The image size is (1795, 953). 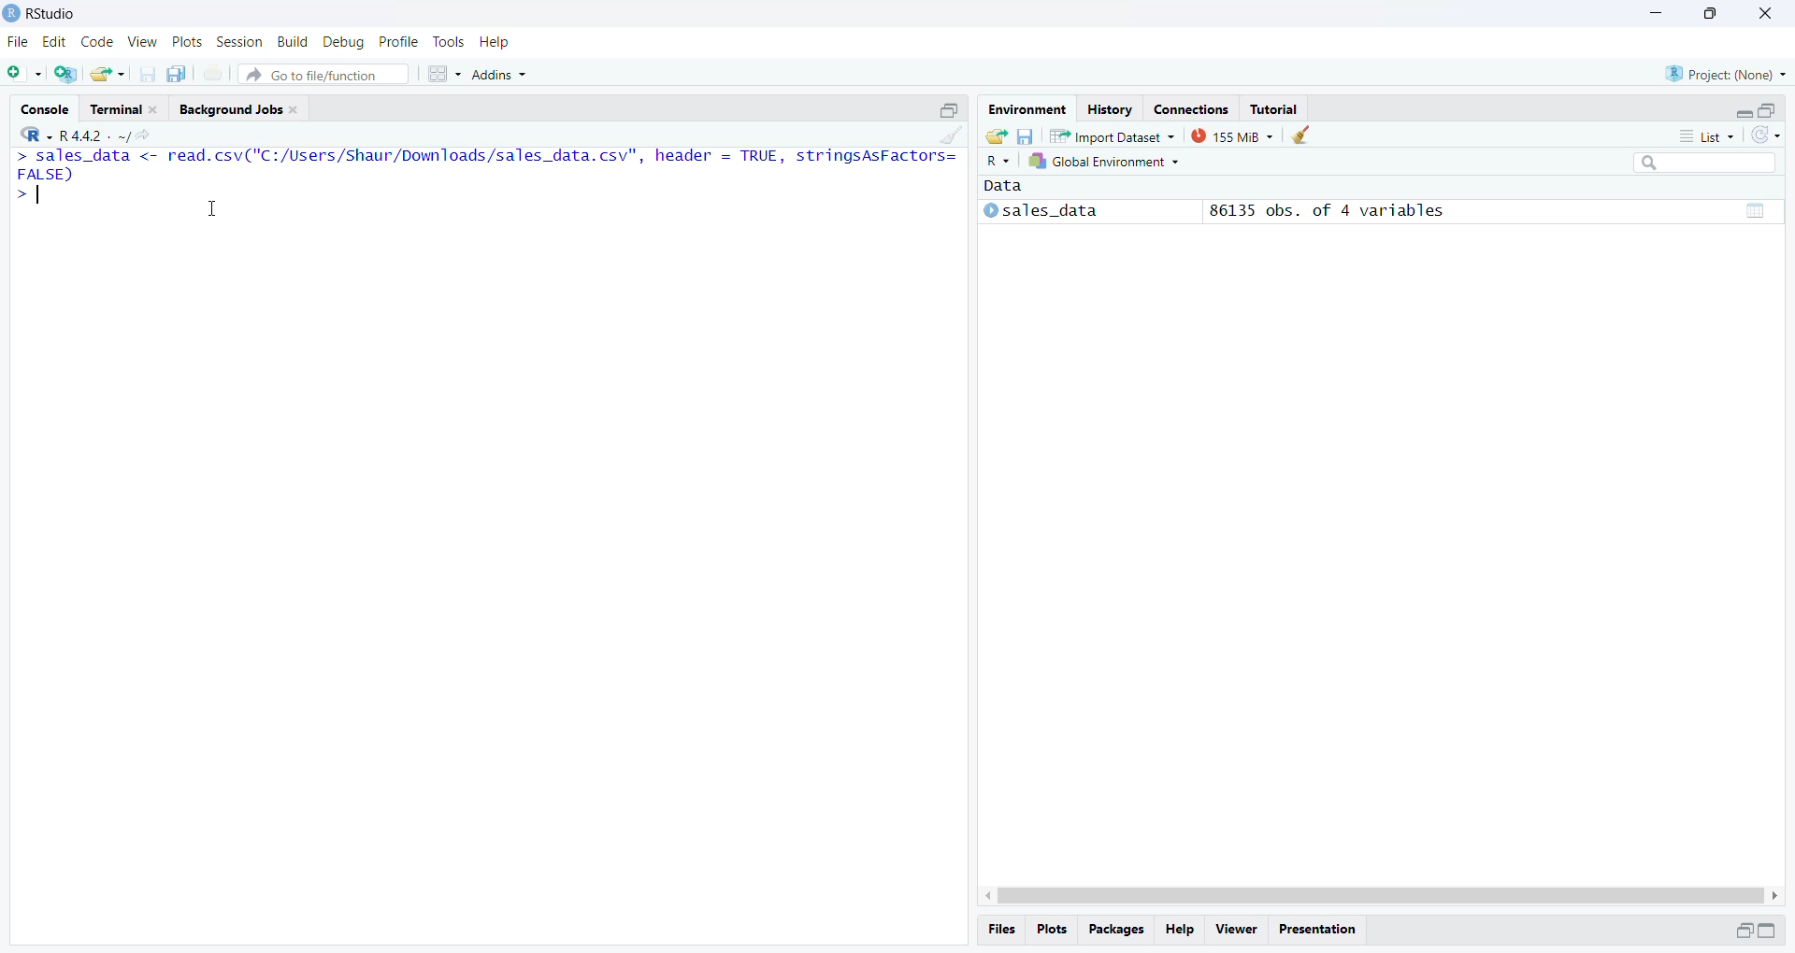 I want to click on Help, so click(x=495, y=42).